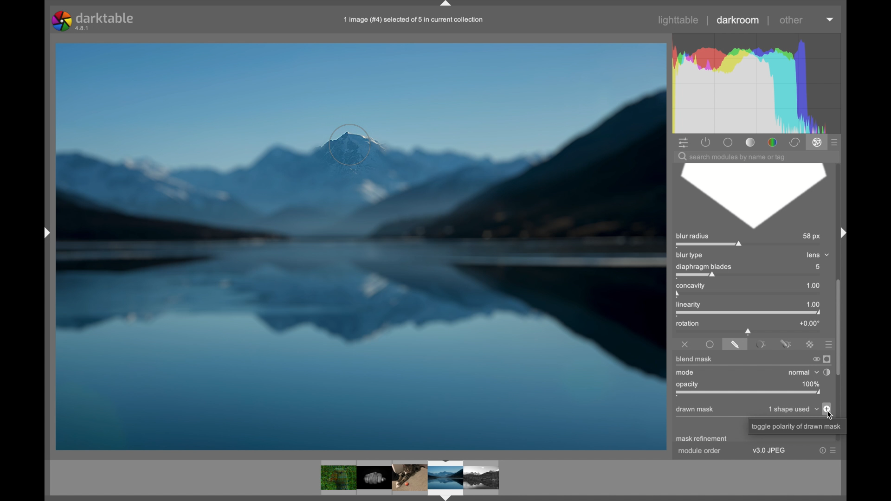 This screenshot has width=891, height=501. What do you see at coordinates (794, 142) in the screenshot?
I see `correct` at bounding box center [794, 142].